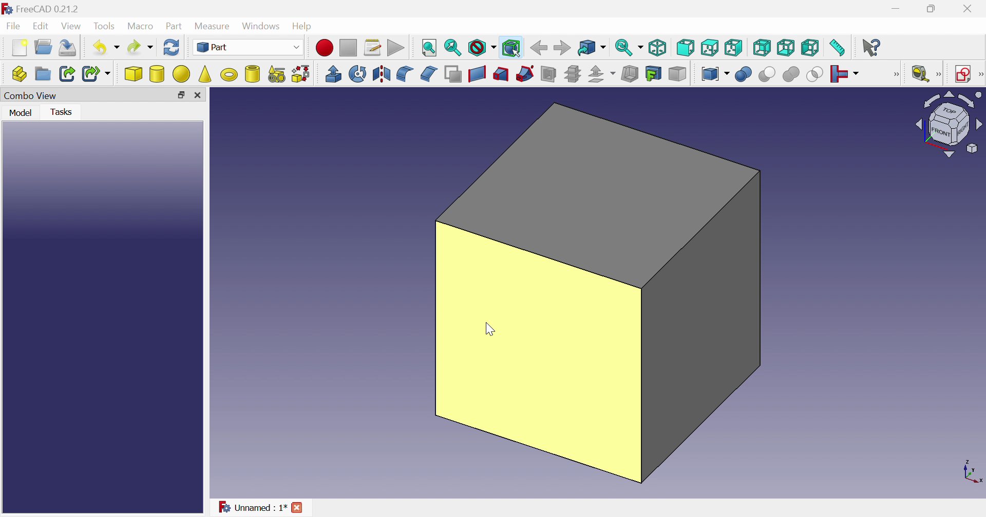 The width and height of the screenshot is (986, 517). What do you see at coordinates (838, 48) in the screenshot?
I see `Measure distance` at bounding box center [838, 48].